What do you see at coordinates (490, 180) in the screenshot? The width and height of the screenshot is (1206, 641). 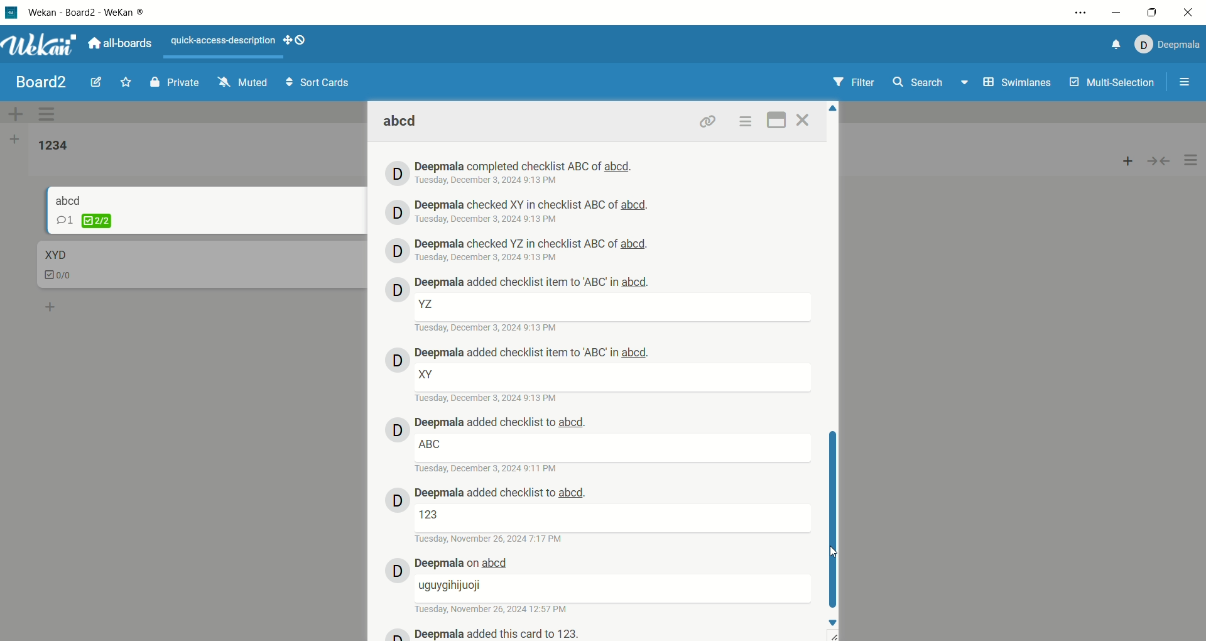 I see `date and time` at bounding box center [490, 180].